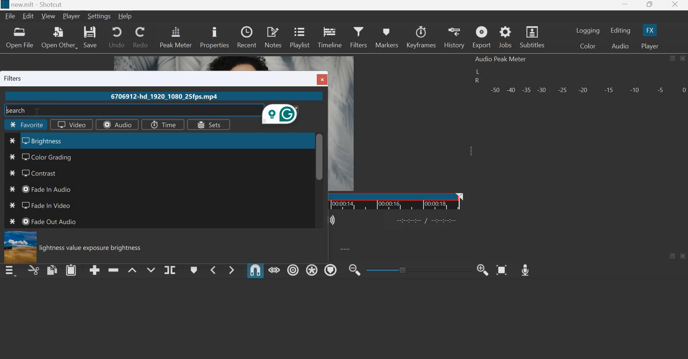  Describe the element at coordinates (354, 271) in the screenshot. I see `Zoom Timeline out` at that location.